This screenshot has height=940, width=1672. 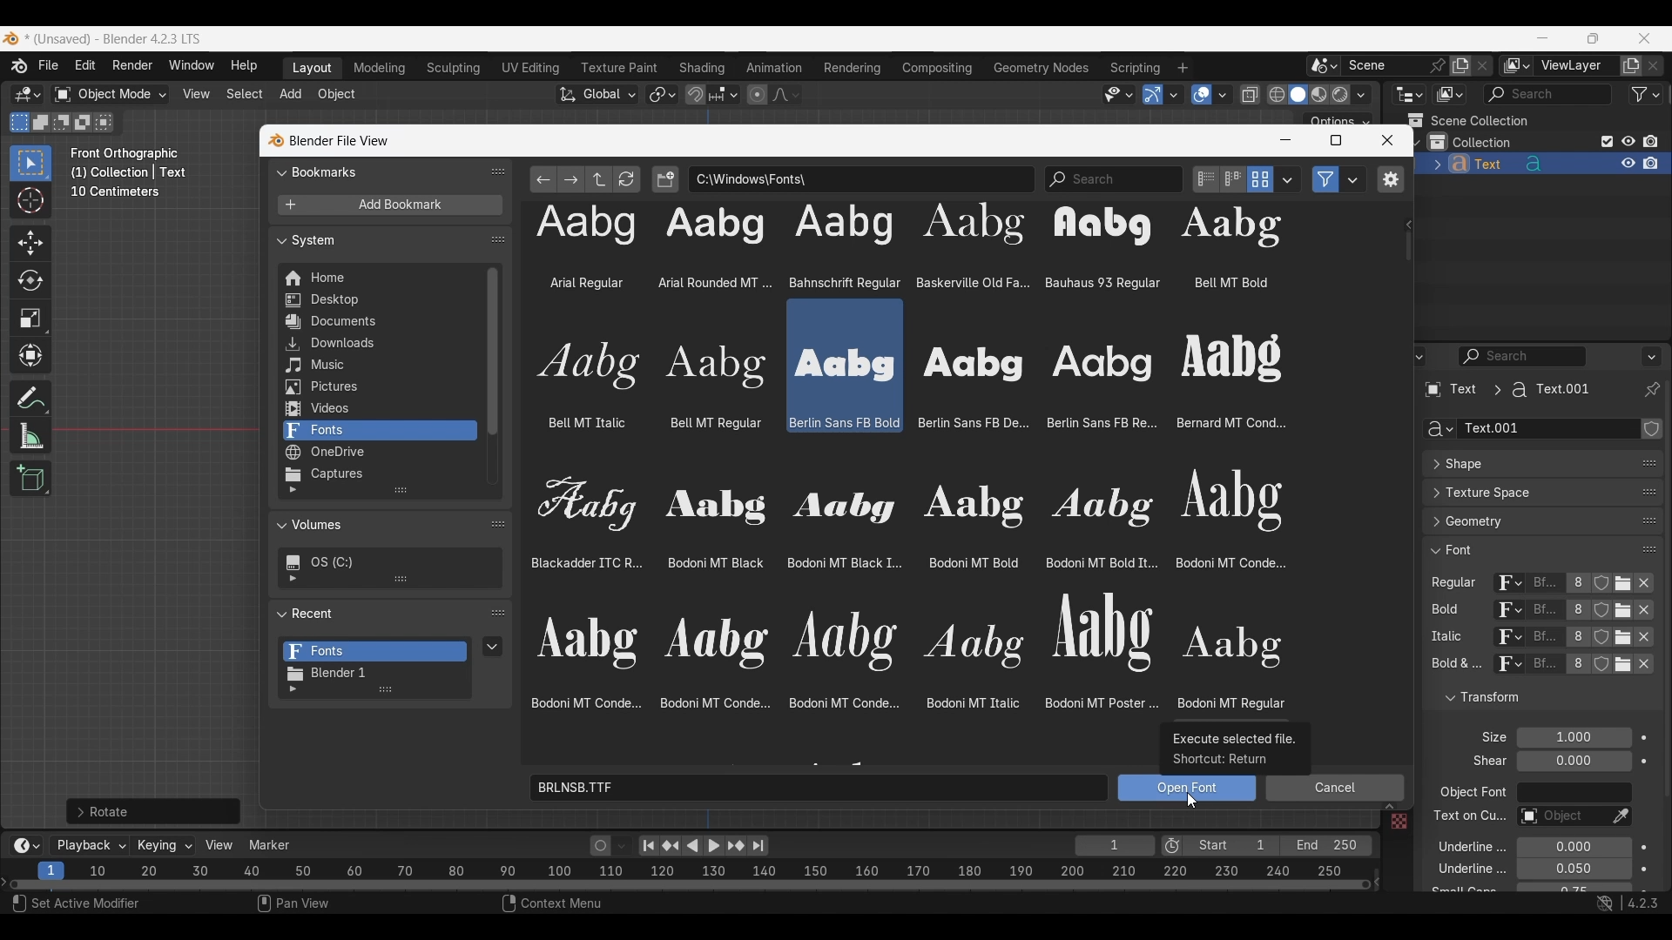 What do you see at coordinates (1615, 637) in the screenshot?
I see `nlink respective attribute` at bounding box center [1615, 637].